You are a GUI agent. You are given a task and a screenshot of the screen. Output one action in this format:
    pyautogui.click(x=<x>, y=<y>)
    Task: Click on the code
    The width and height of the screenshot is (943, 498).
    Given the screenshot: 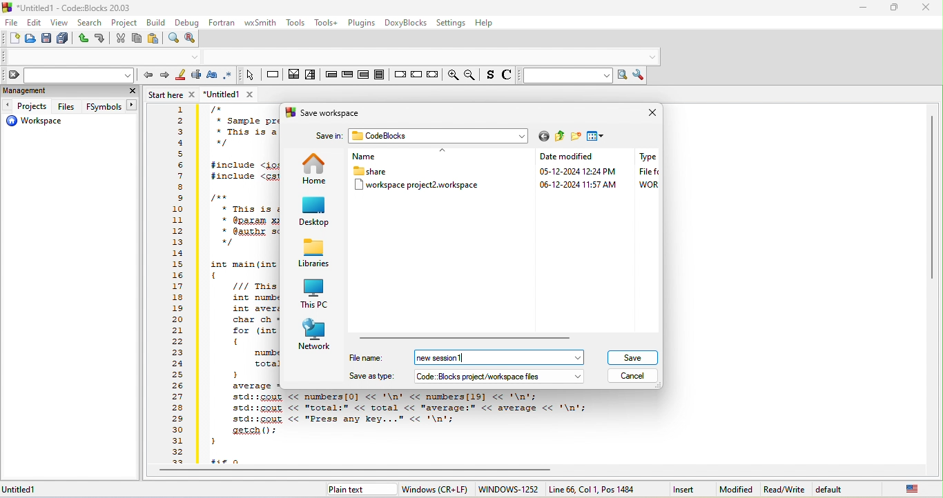 What is the action you would take?
    pyautogui.click(x=240, y=246)
    